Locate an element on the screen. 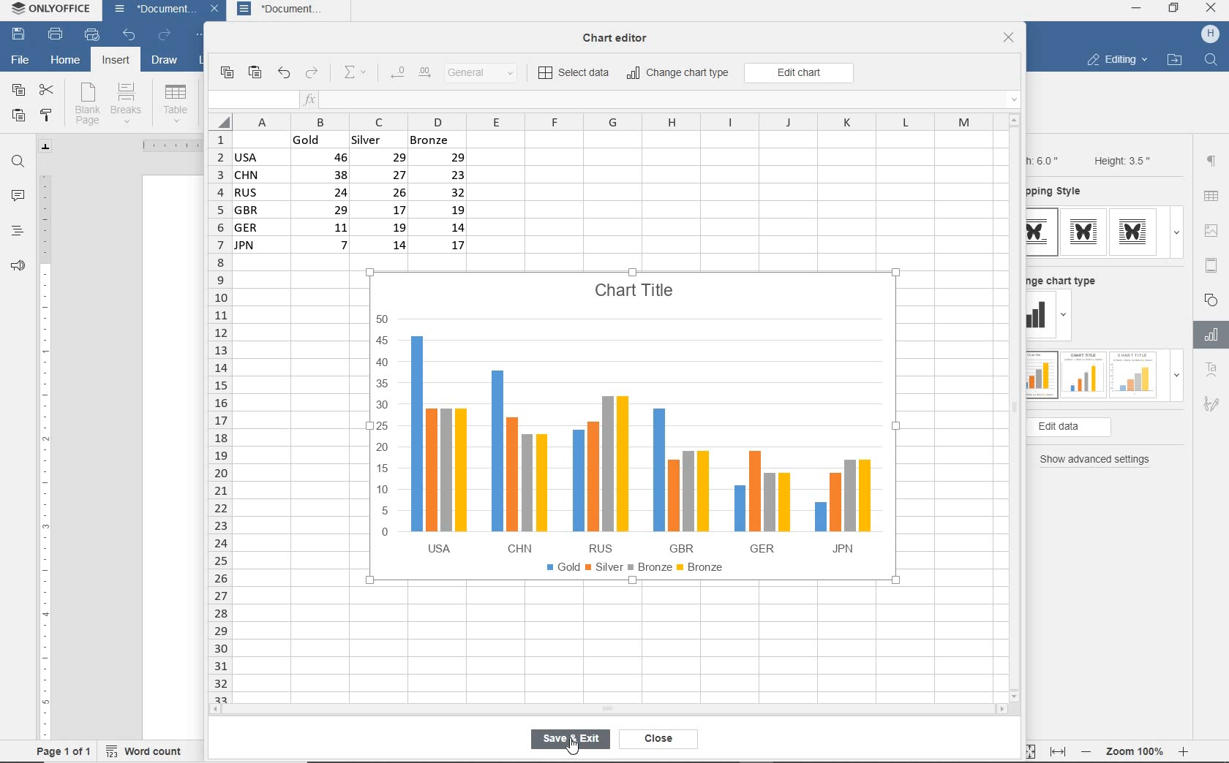 This screenshot has height=763, width=1229. file is located at coordinates (19, 58).